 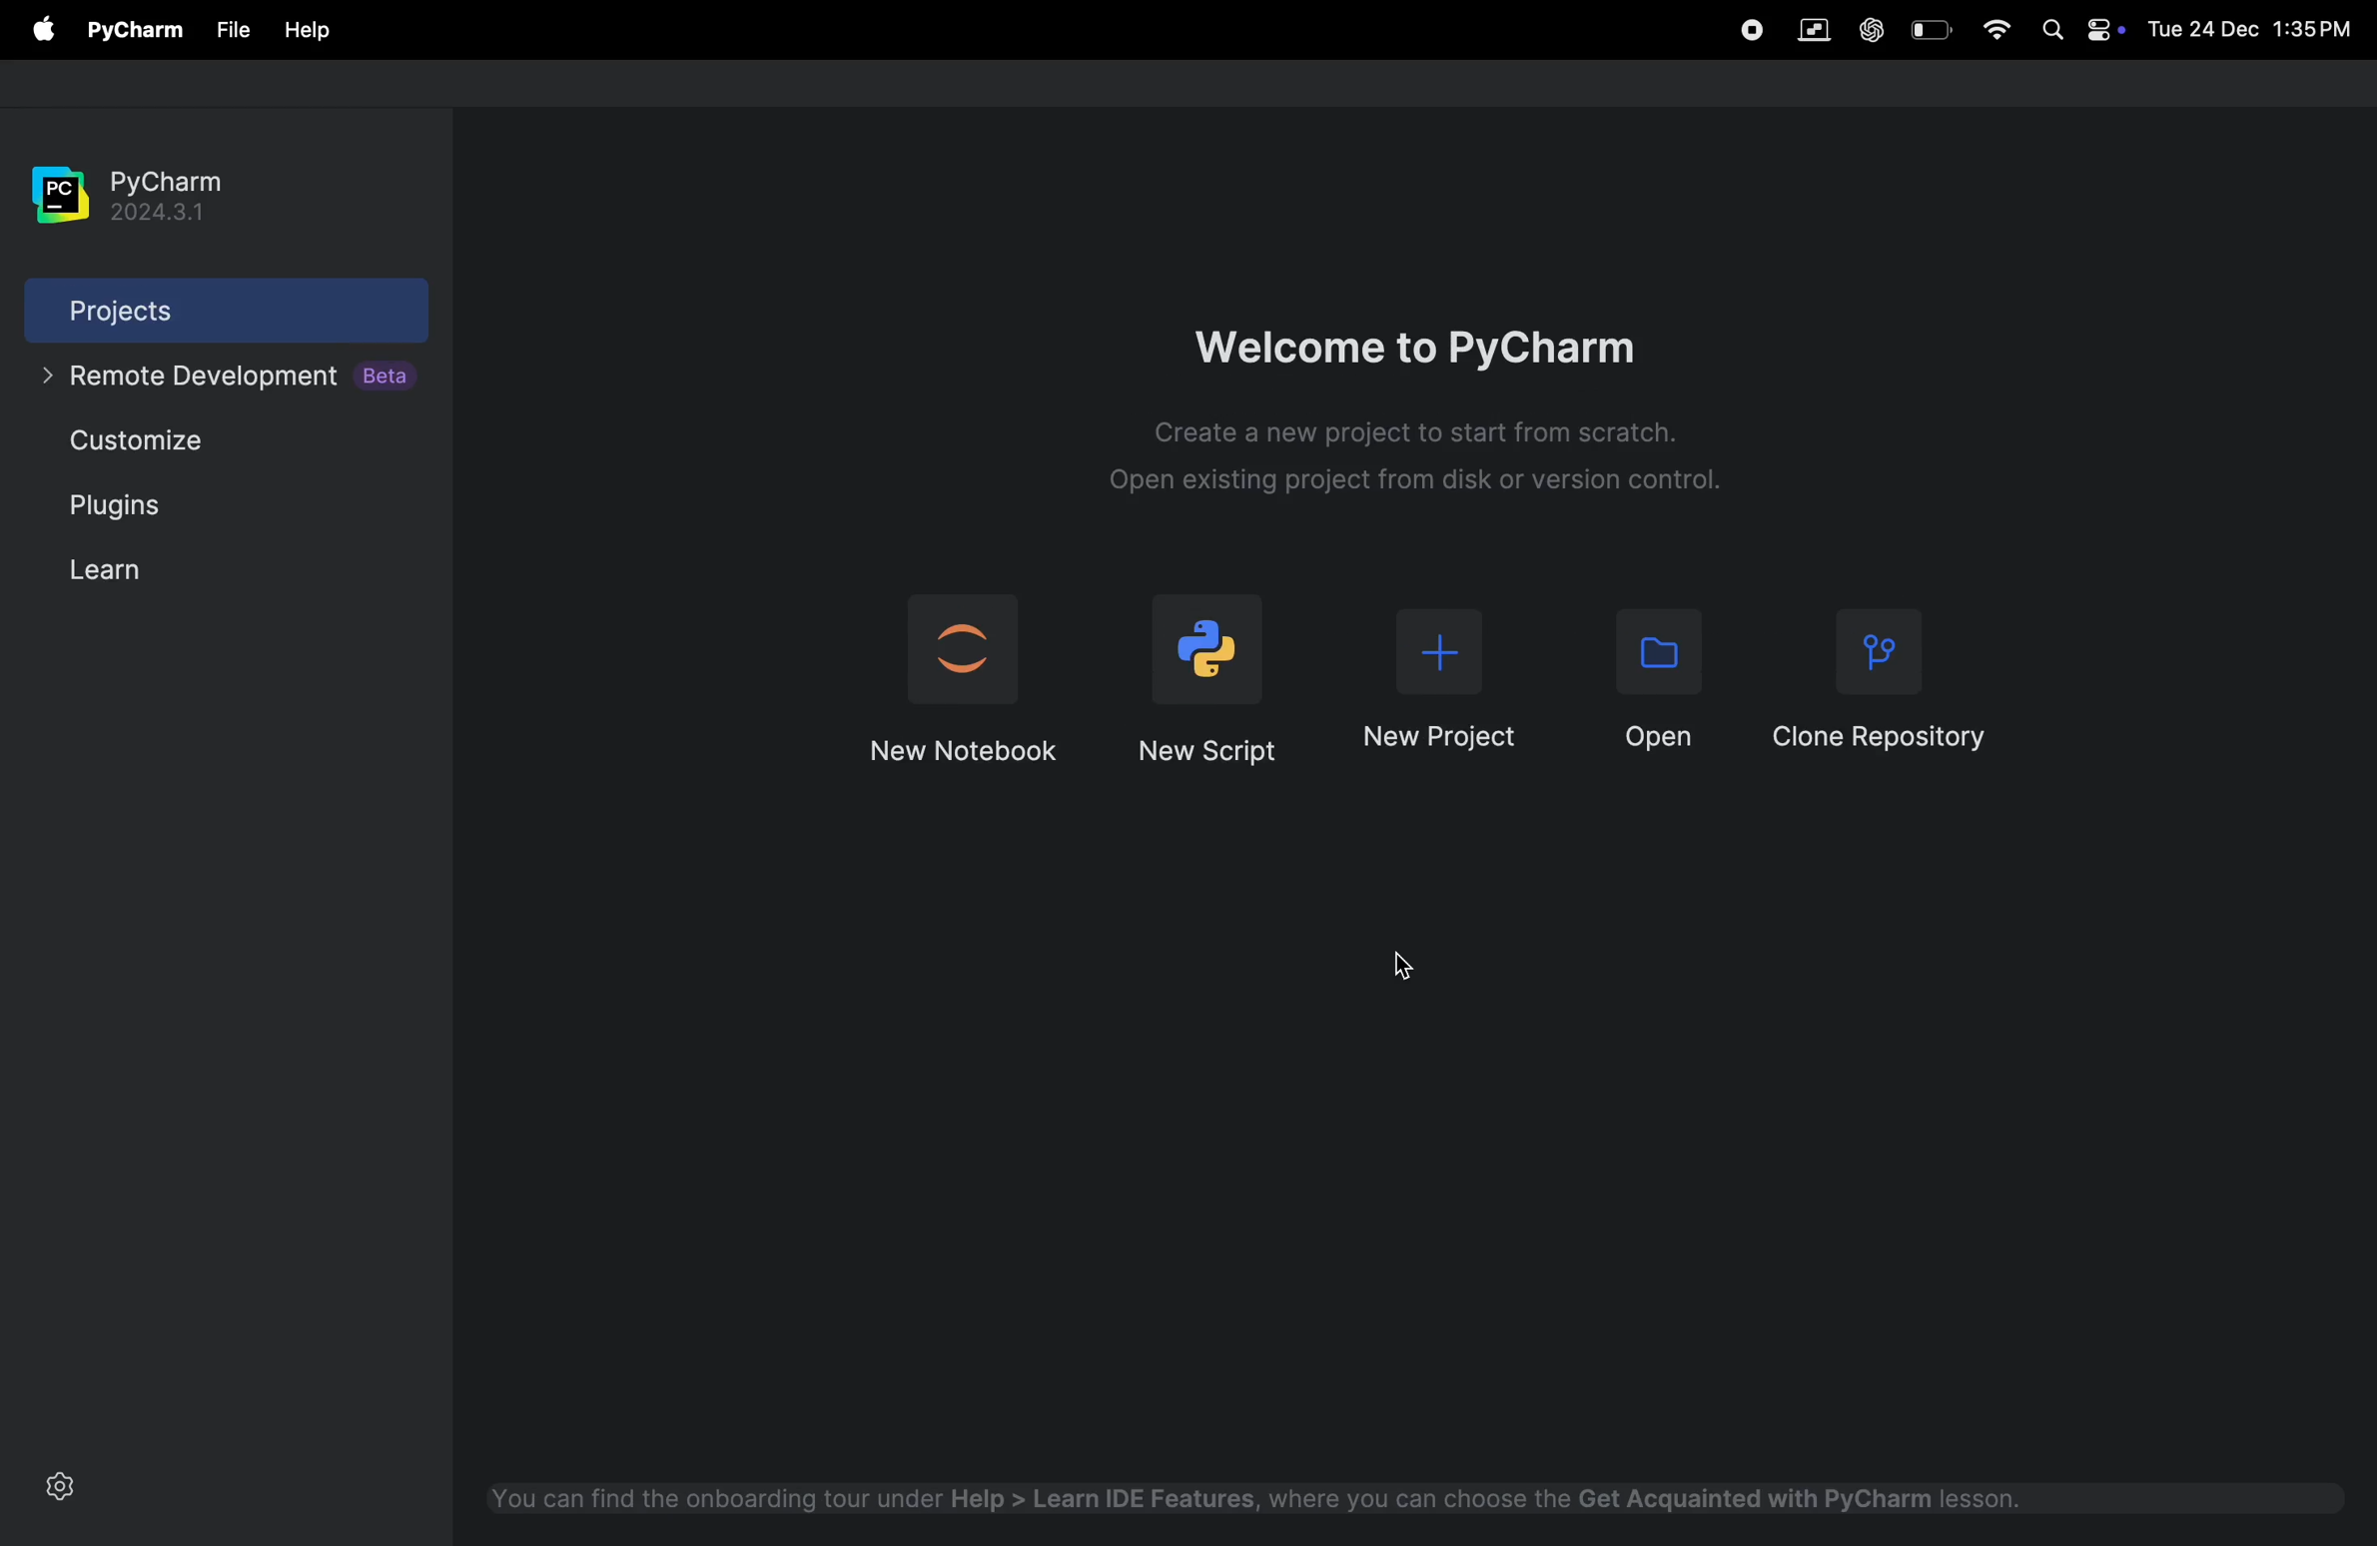 What do you see at coordinates (1868, 31) in the screenshot?
I see `chatgpt` at bounding box center [1868, 31].